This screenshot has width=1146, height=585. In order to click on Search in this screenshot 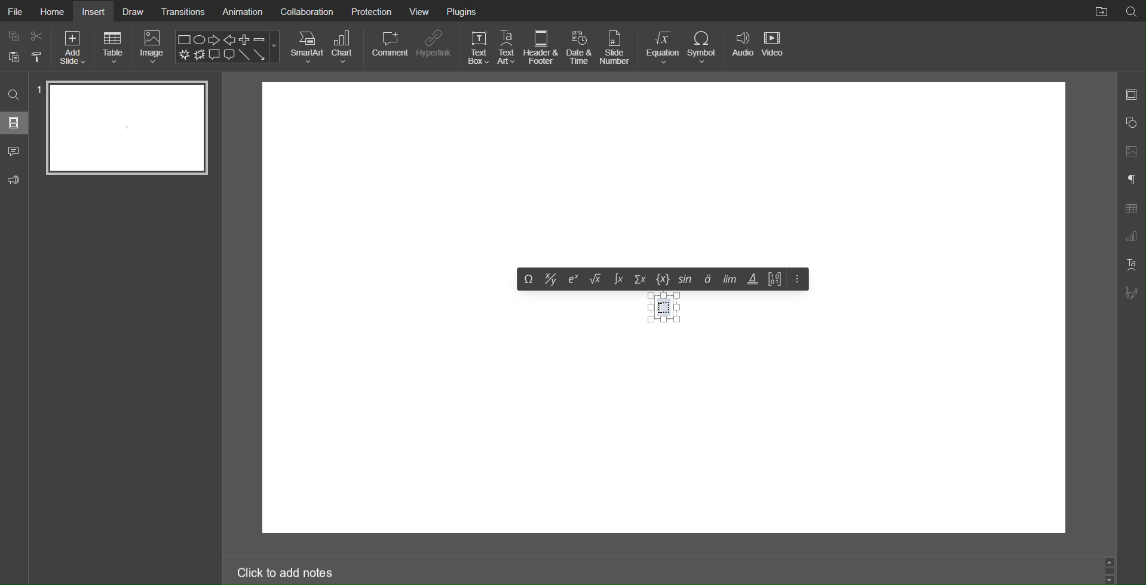, I will do `click(14, 96)`.